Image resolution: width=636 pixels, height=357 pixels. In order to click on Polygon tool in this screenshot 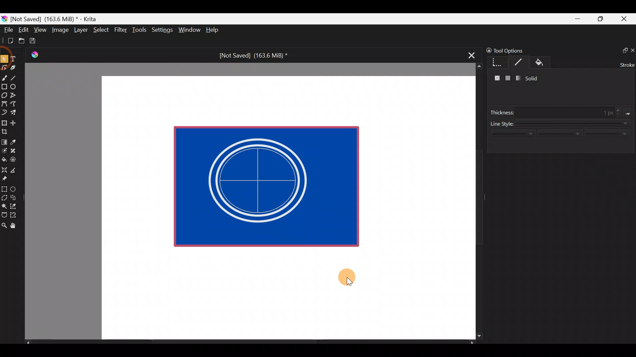, I will do `click(4, 96)`.